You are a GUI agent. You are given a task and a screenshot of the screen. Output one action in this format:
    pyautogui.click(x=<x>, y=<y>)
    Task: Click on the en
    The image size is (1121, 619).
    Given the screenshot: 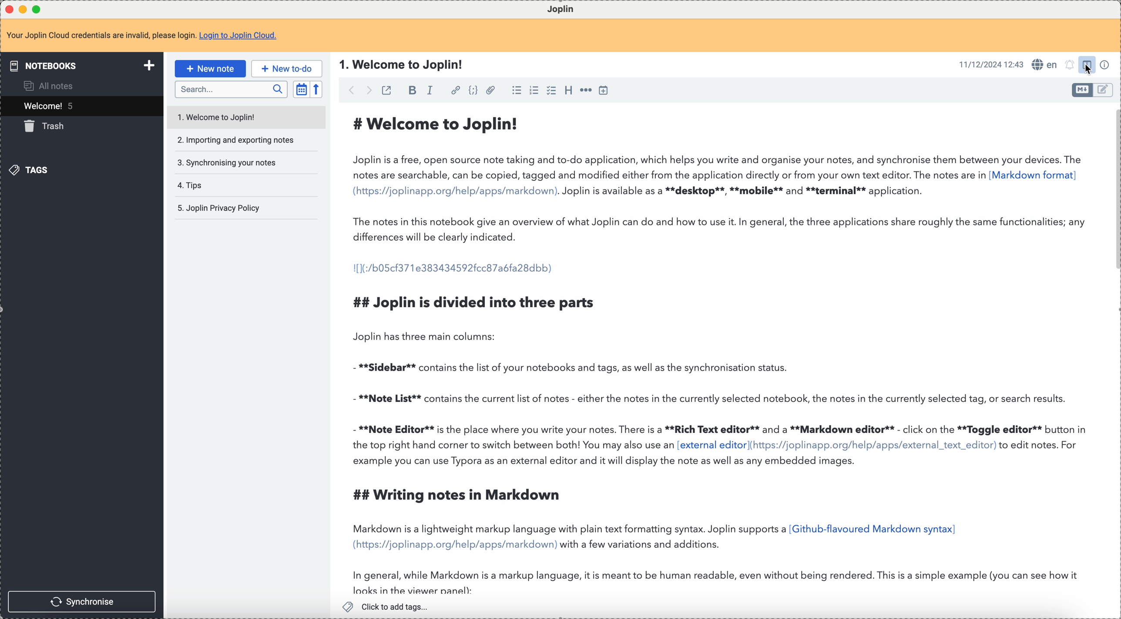 What is the action you would take?
    pyautogui.click(x=1043, y=64)
    